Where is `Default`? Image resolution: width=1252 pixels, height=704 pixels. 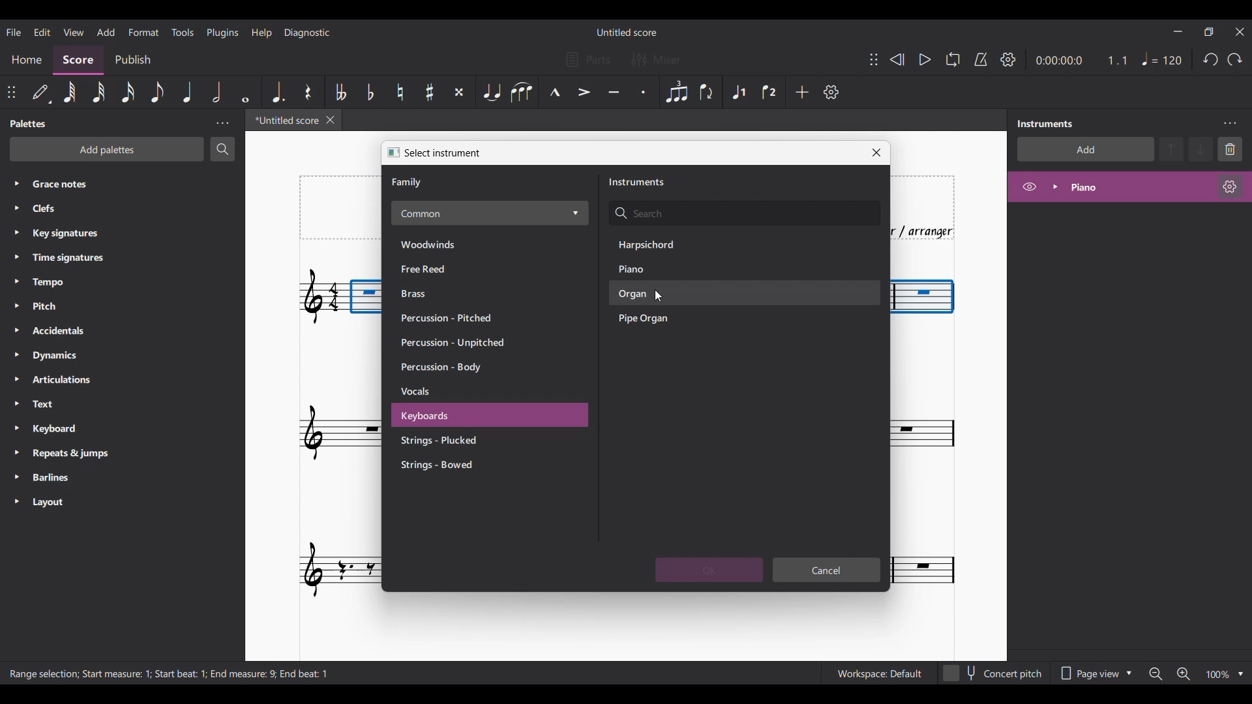
Default is located at coordinates (40, 91).